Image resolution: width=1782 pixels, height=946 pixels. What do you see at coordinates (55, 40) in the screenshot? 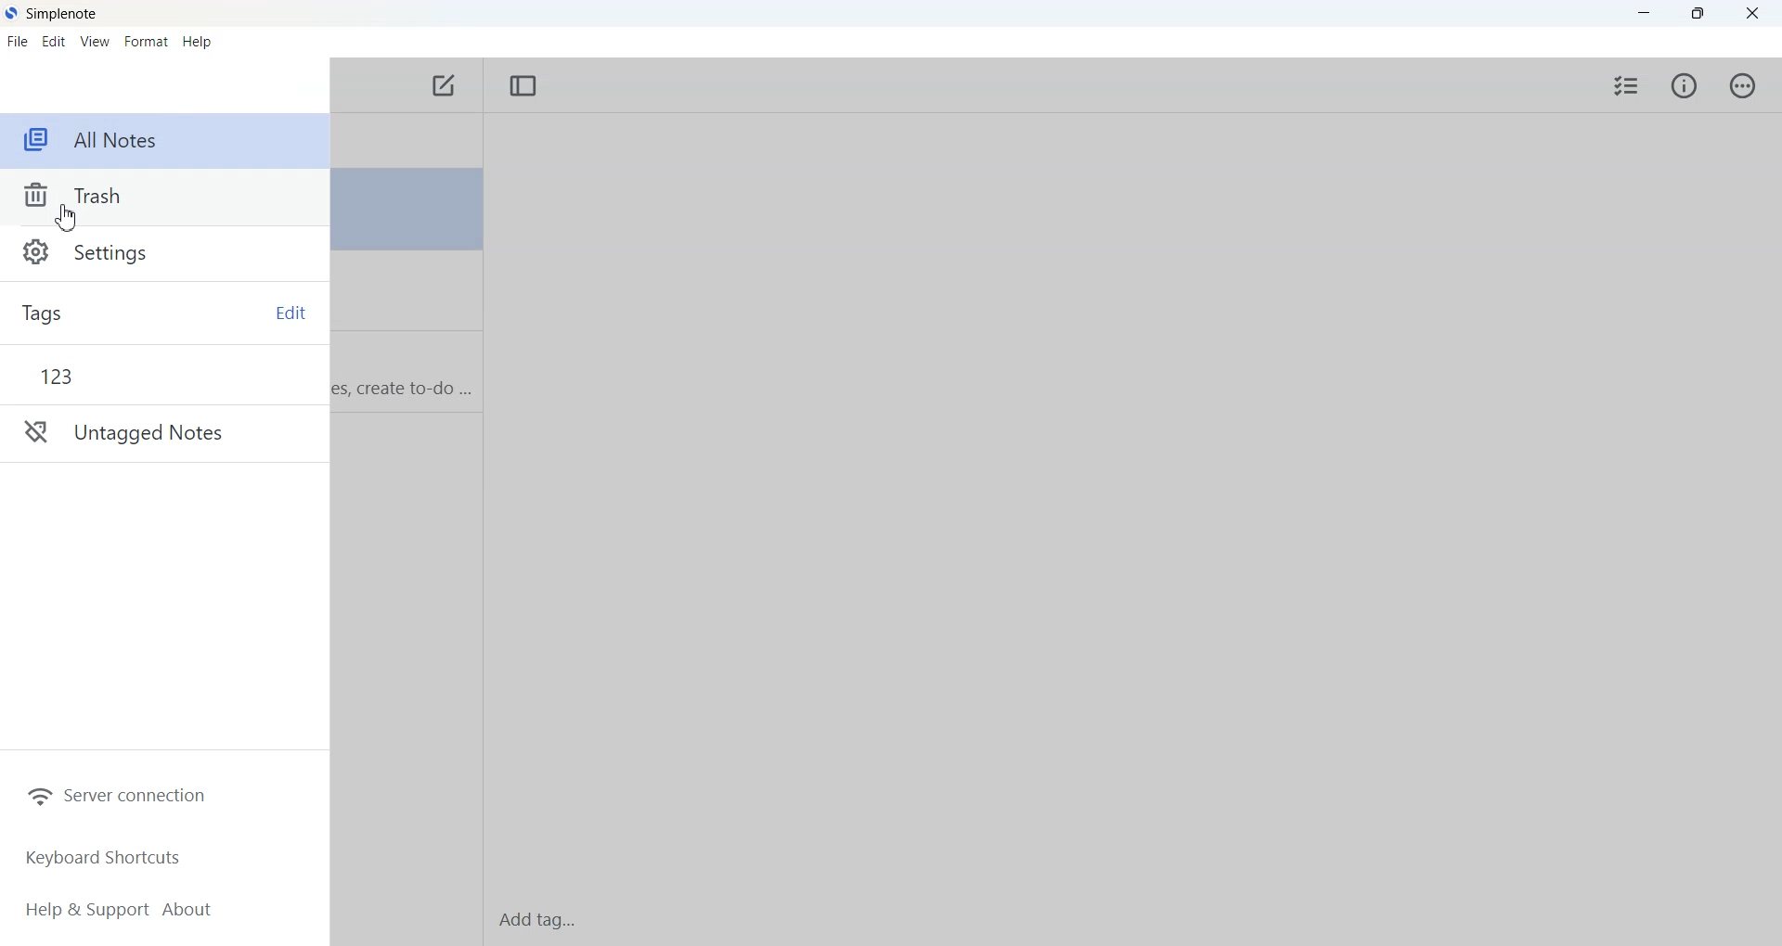
I see `Edit ` at bounding box center [55, 40].